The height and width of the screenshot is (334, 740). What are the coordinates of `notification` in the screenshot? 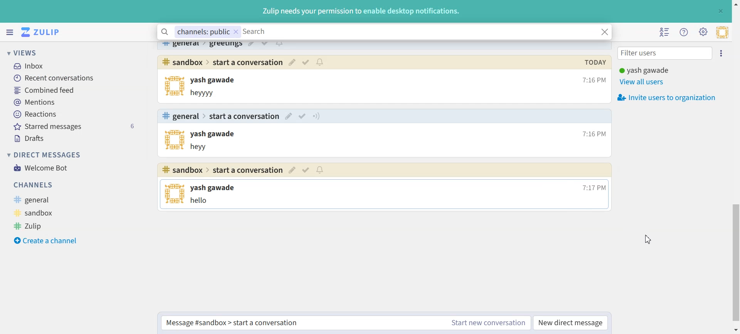 It's located at (320, 62).